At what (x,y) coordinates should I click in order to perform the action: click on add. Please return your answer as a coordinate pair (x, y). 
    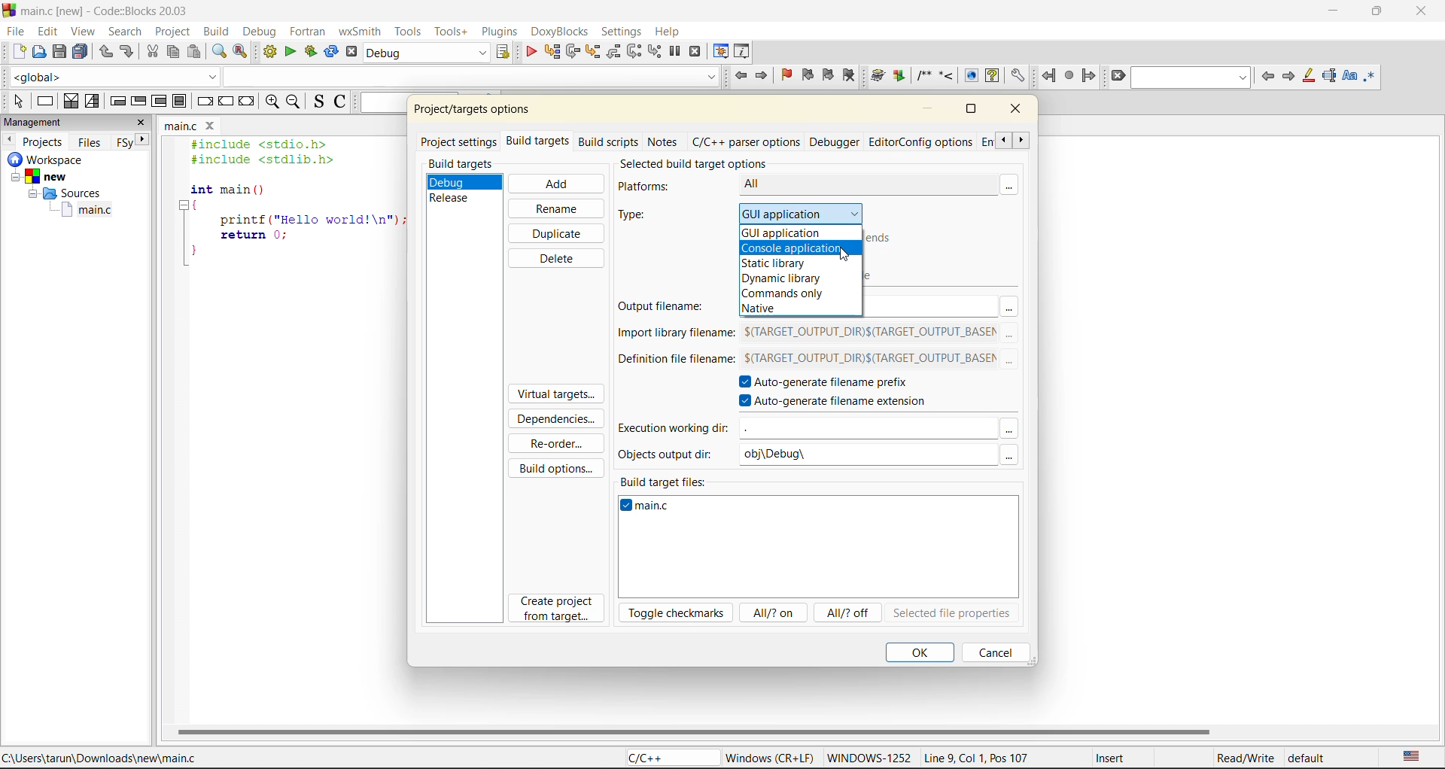
    Looking at the image, I should click on (555, 184).